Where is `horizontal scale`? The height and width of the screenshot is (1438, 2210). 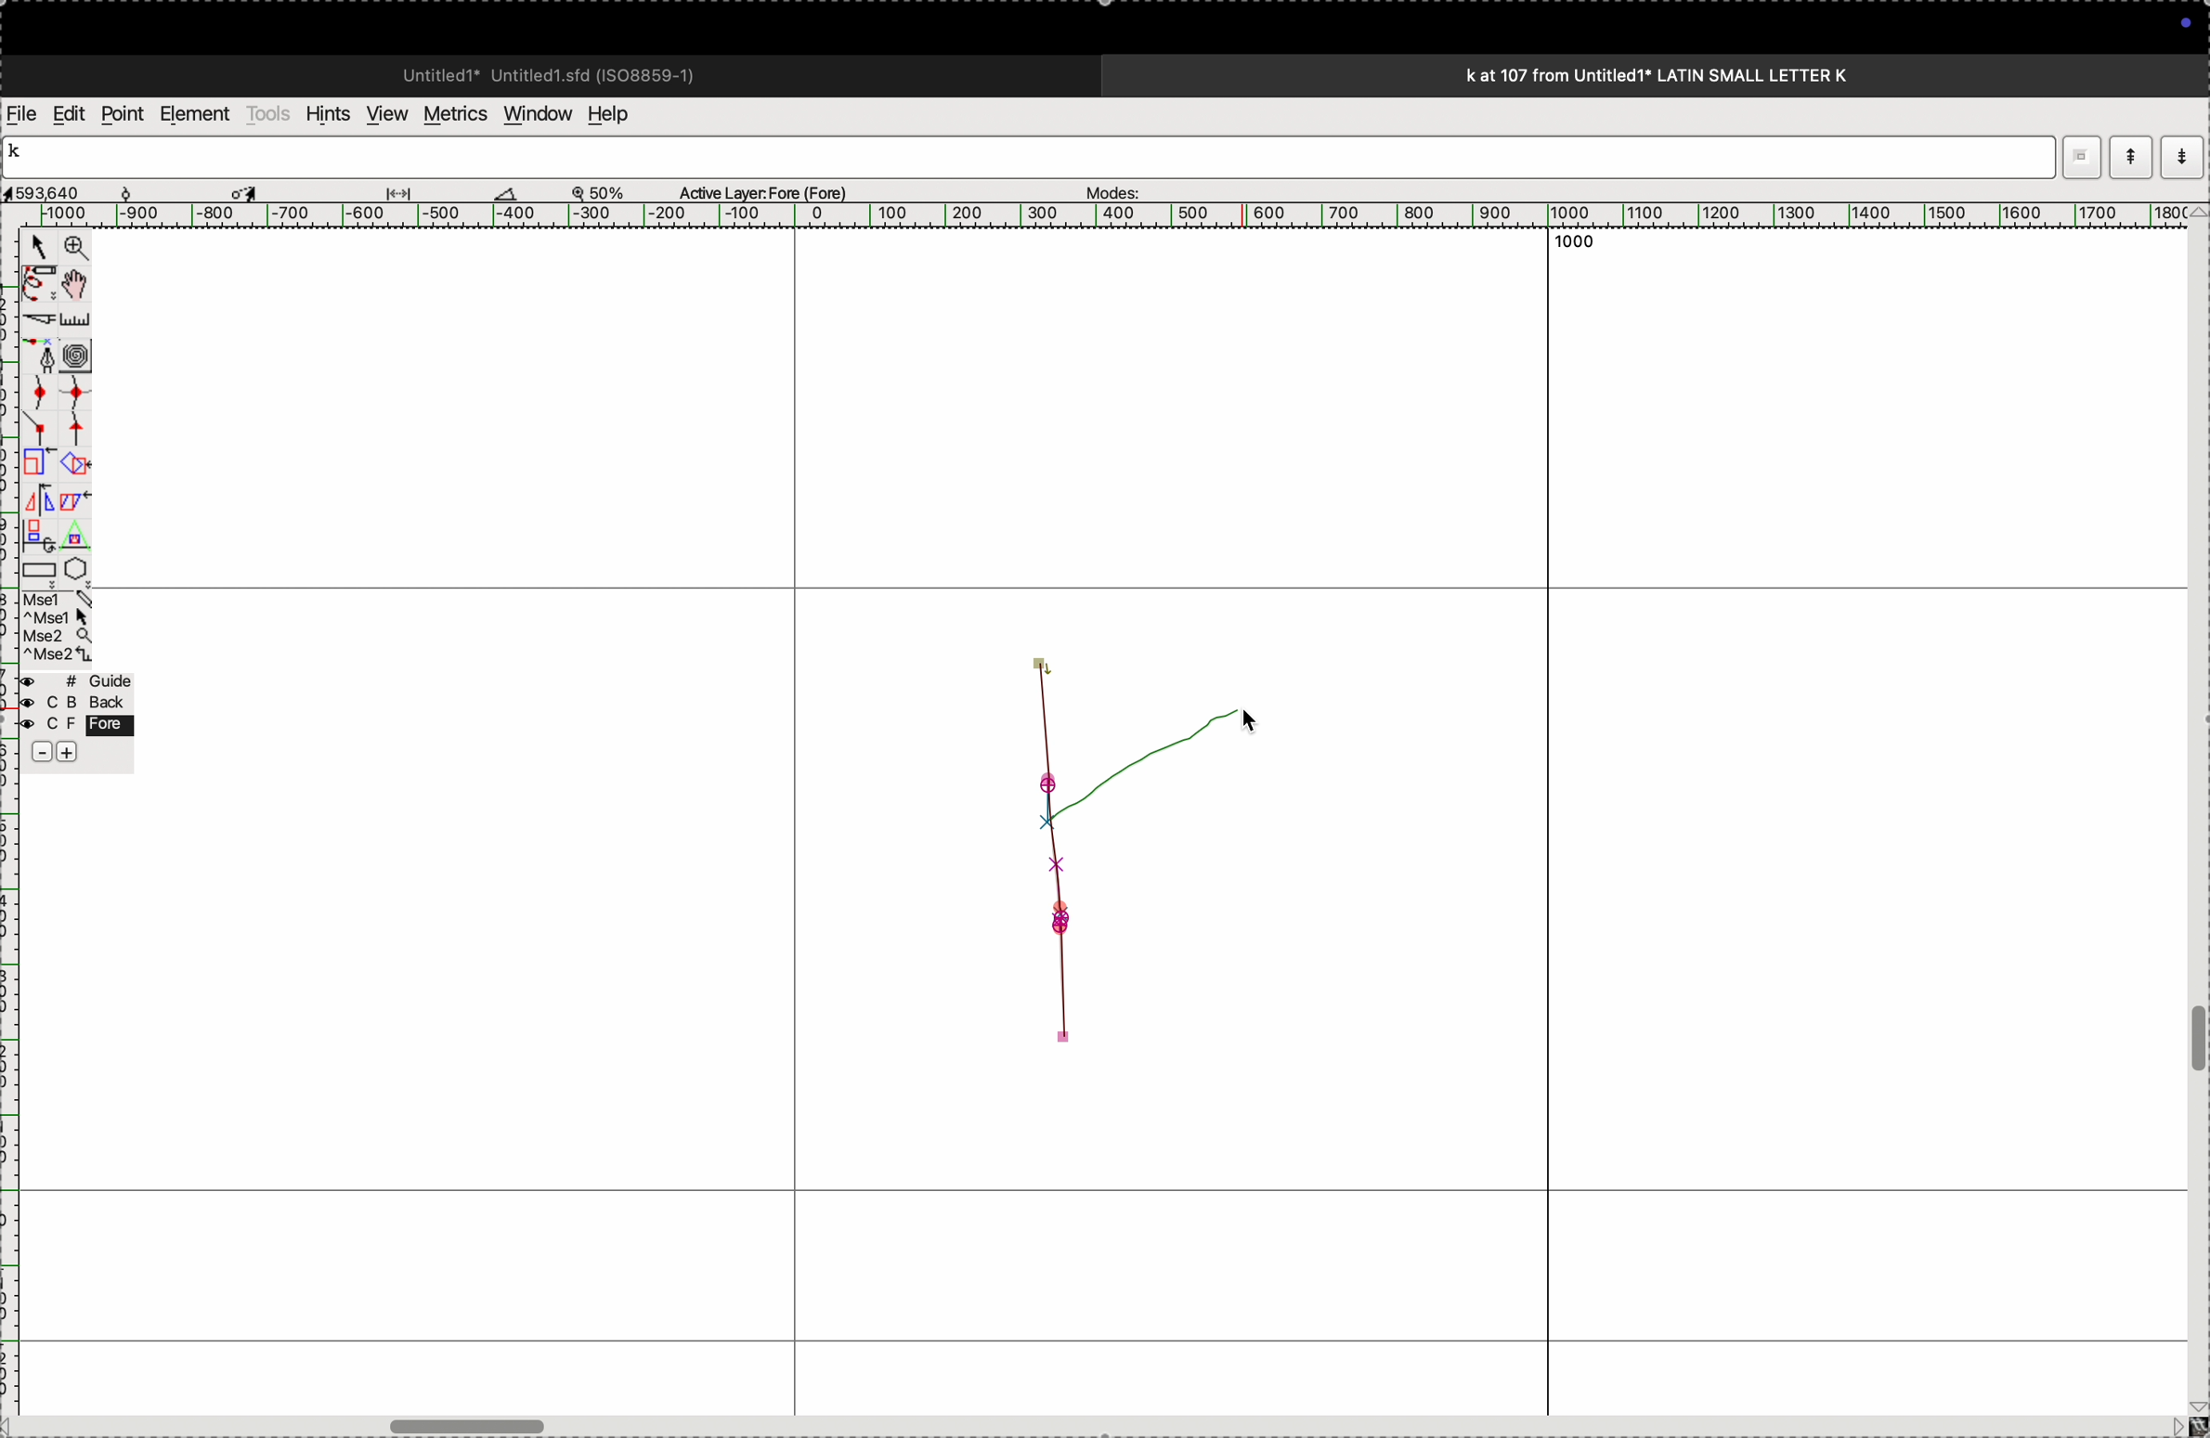
horizontal scale is located at coordinates (1084, 215).